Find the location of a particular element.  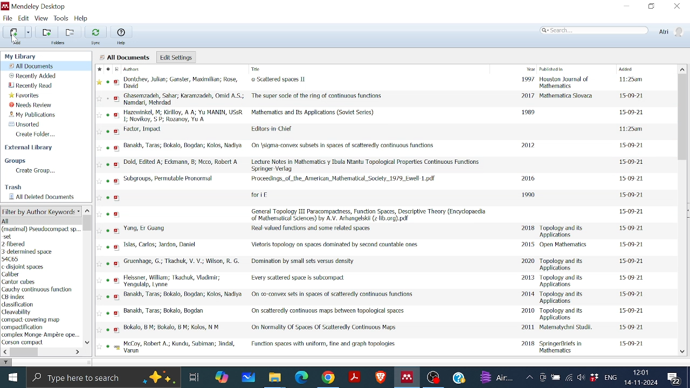

Favourite is located at coordinates (100, 165).